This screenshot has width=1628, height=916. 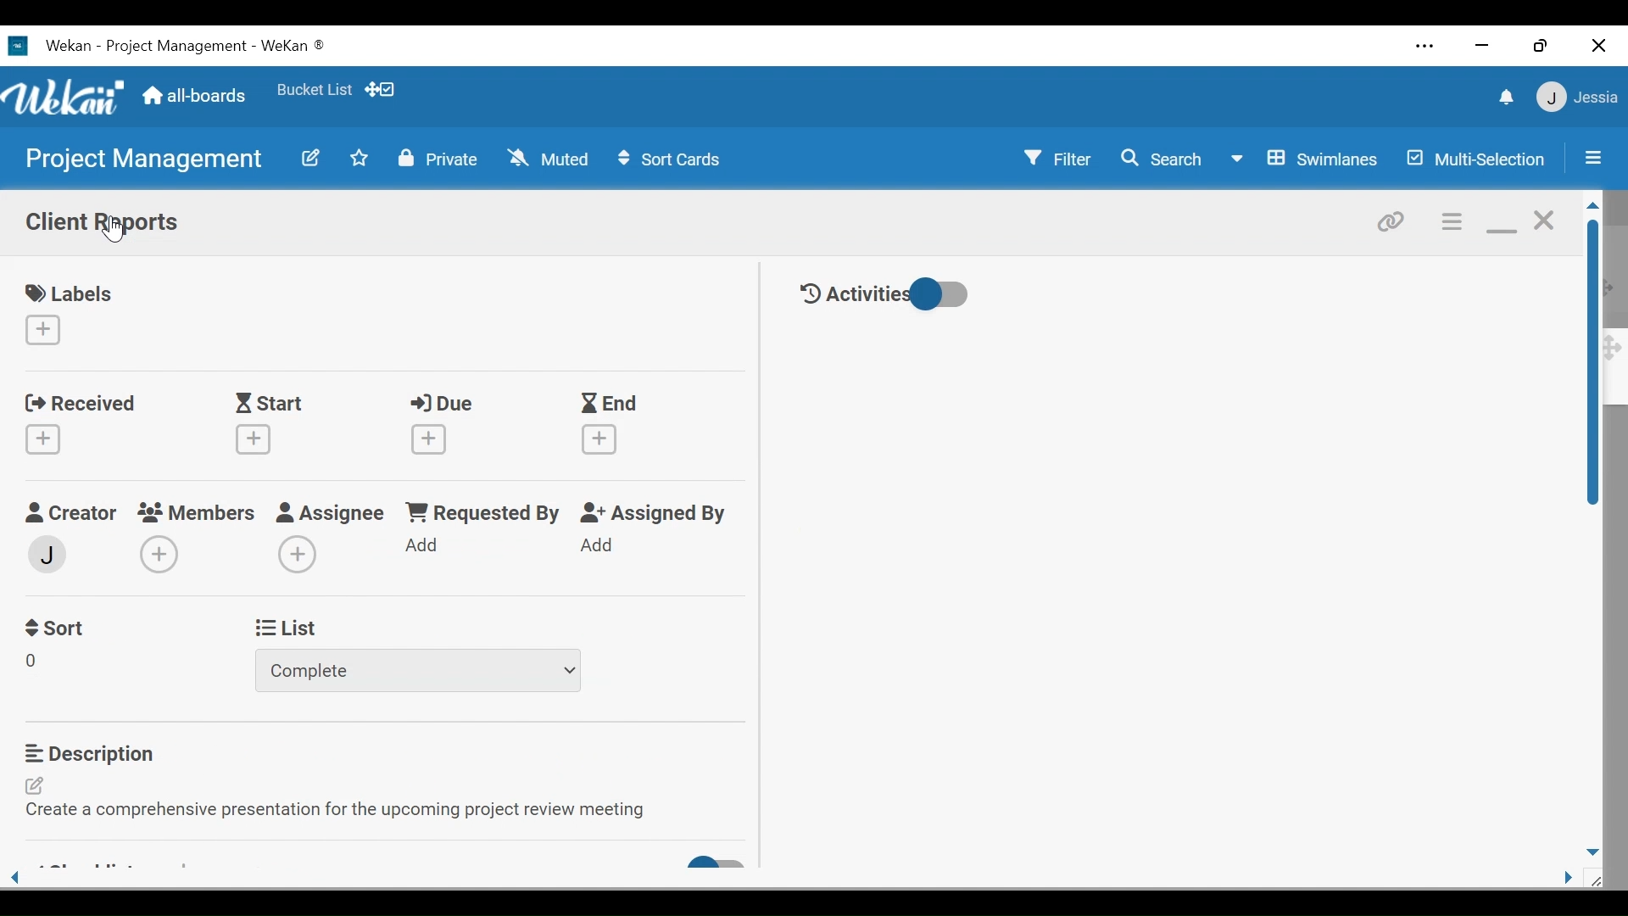 I want to click on Toggle favorites, so click(x=313, y=90).